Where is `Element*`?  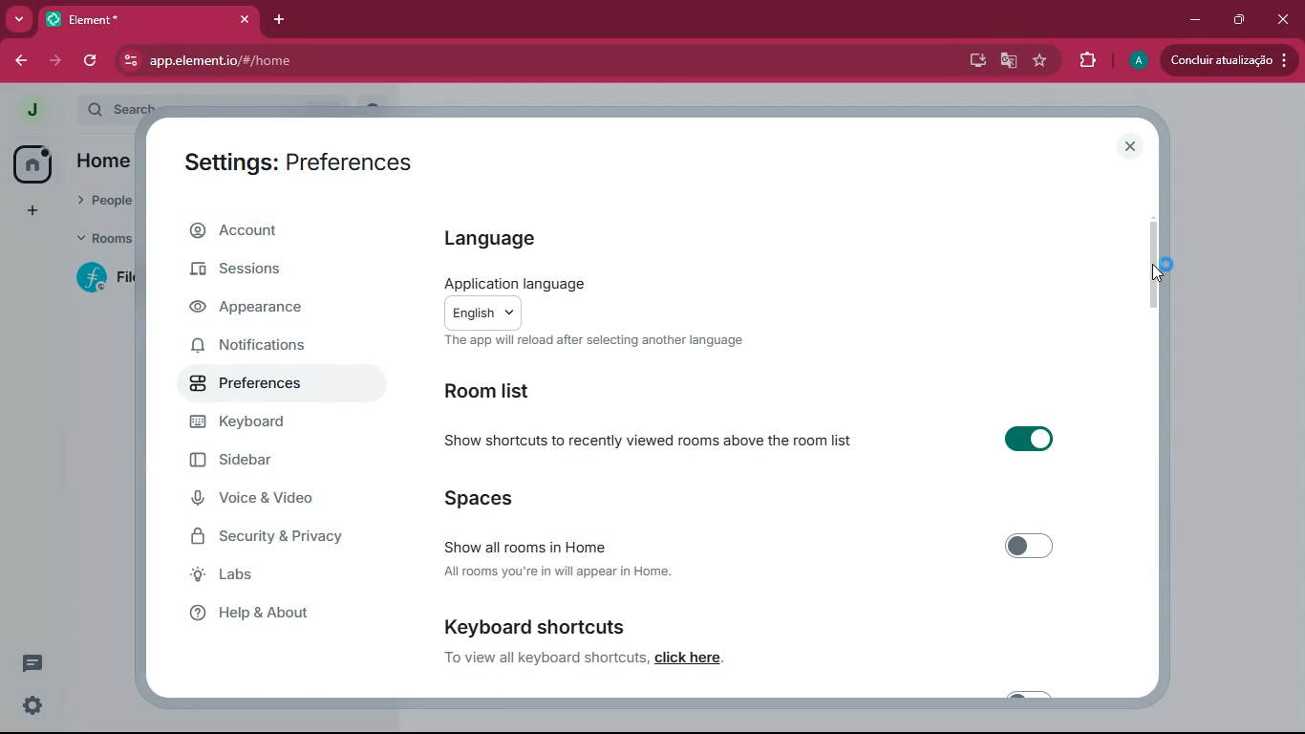 Element* is located at coordinates (121, 19).